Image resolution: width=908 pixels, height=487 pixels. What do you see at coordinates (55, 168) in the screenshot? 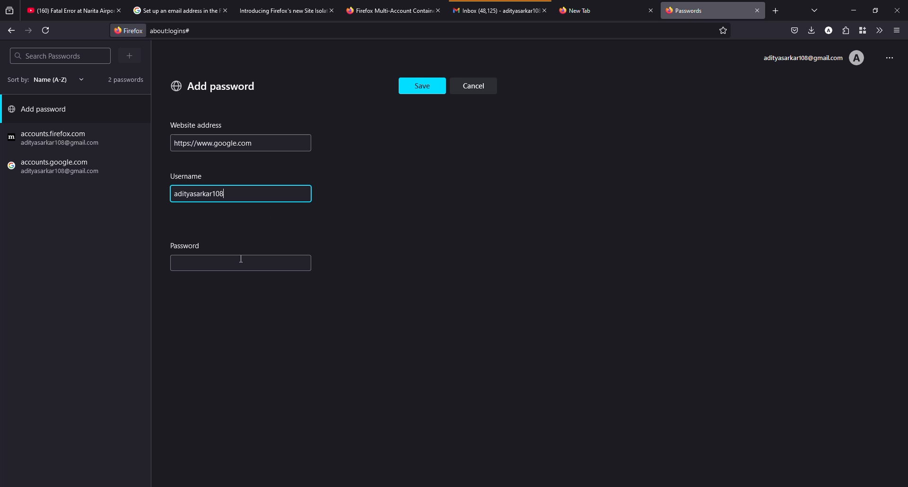
I see `firefox` at bounding box center [55, 168].